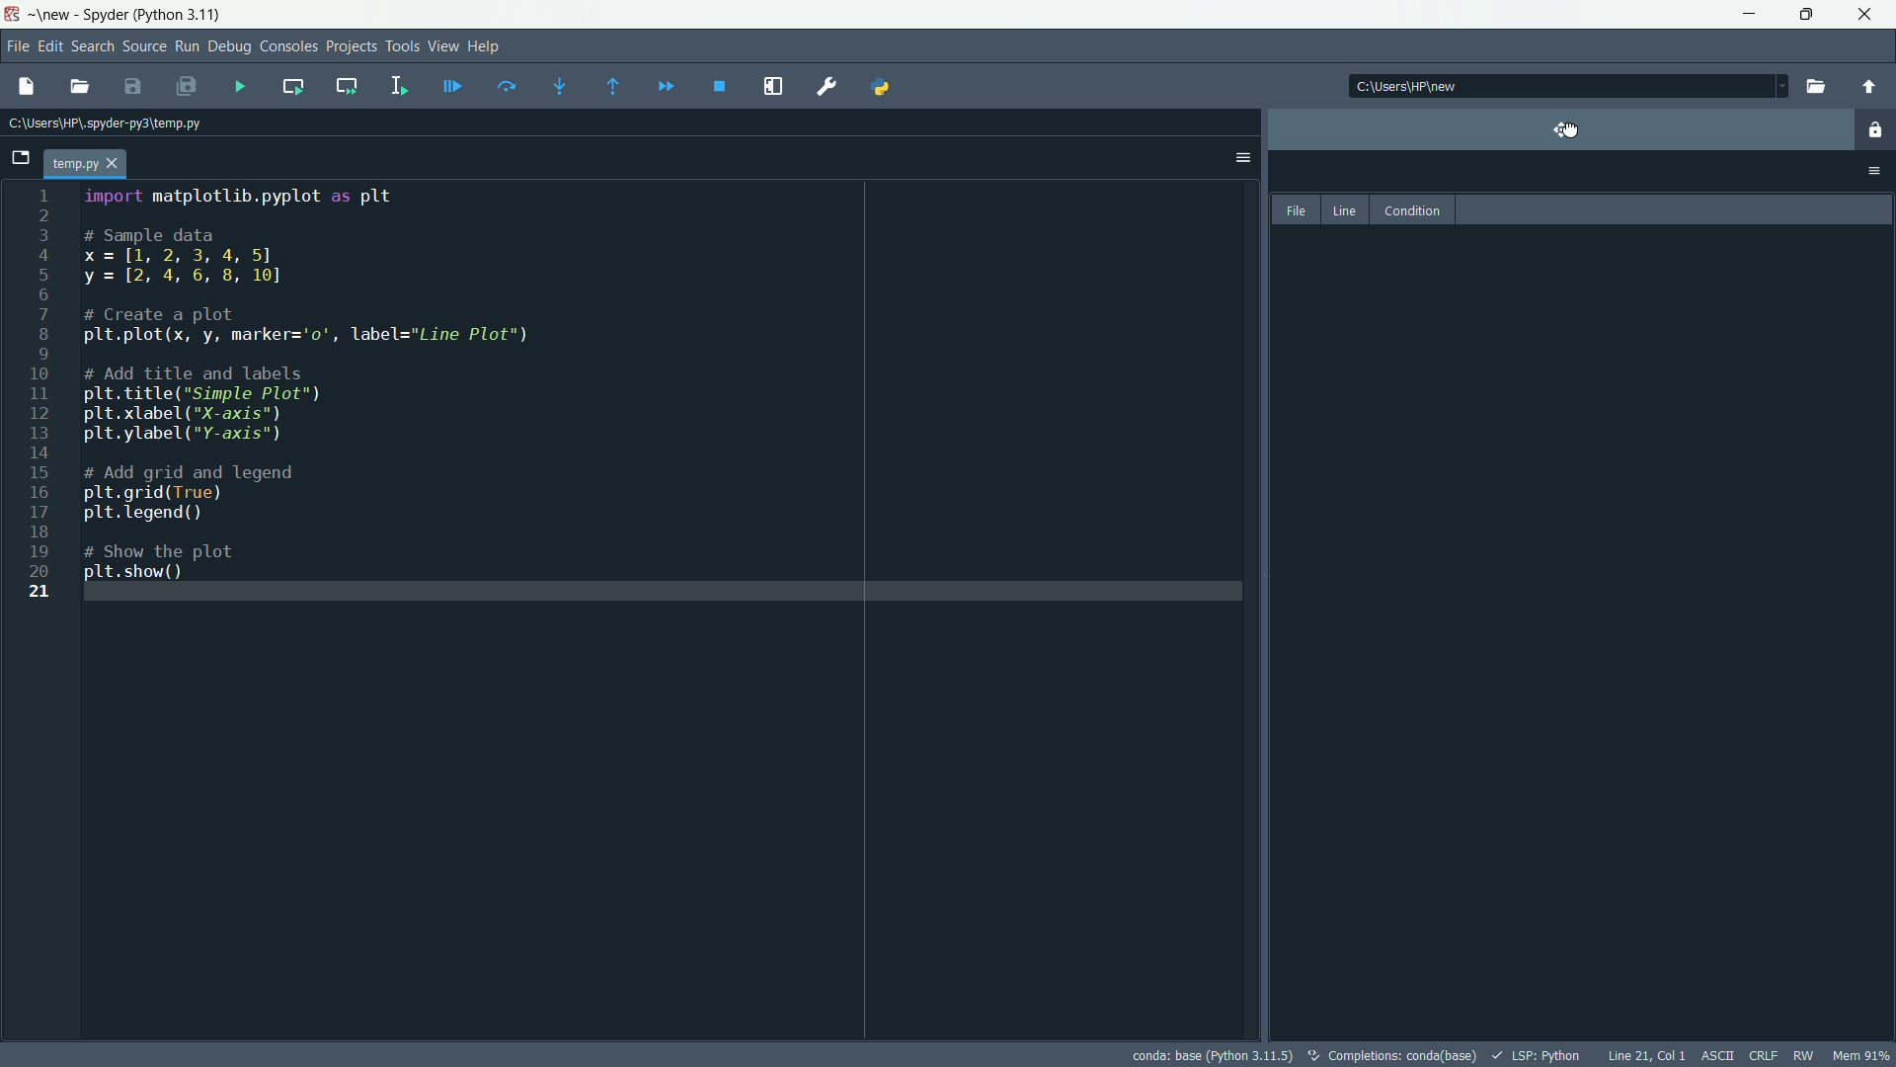 The width and height of the screenshot is (1896, 1067). What do you see at coordinates (1807, 15) in the screenshot?
I see `close app` at bounding box center [1807, 15].